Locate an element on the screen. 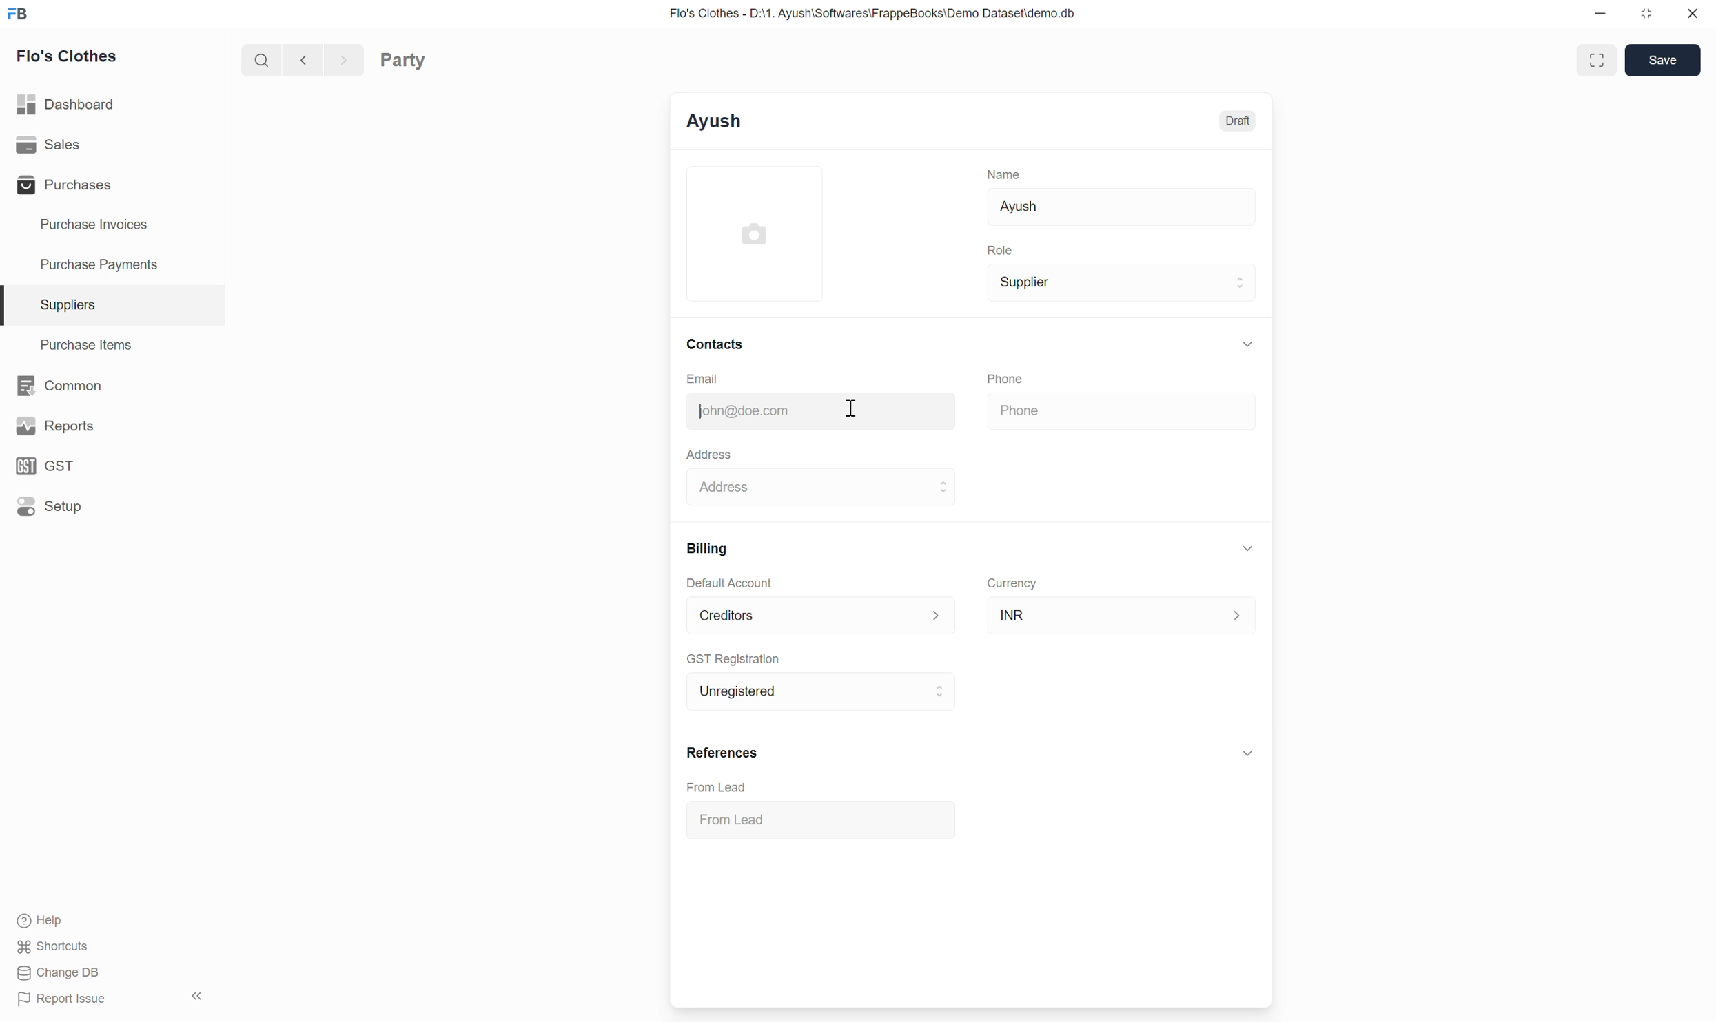 The width and height of the screenshot is (1716, 1022). Unregistered is located at coordinates (821, 691).